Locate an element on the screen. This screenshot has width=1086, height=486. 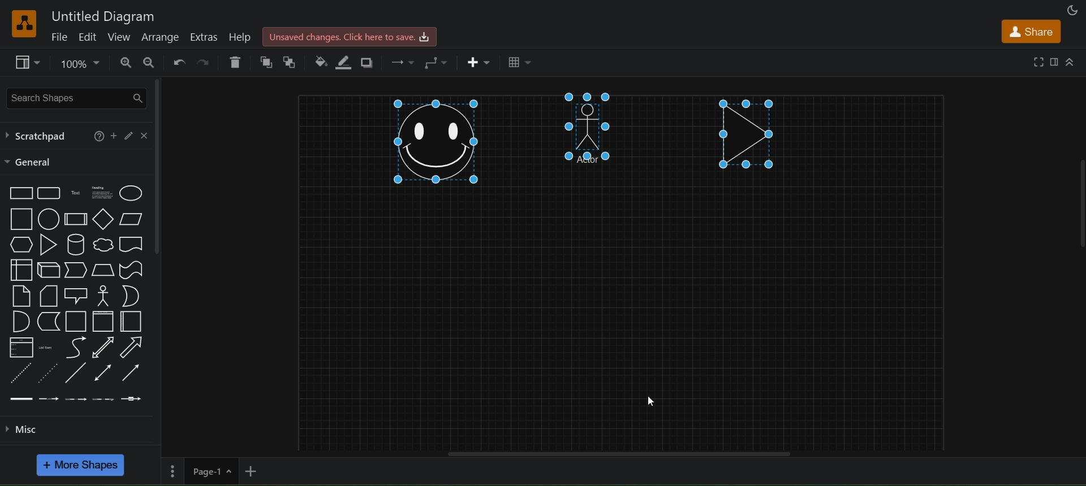
view is located at coordinates (26, 61).